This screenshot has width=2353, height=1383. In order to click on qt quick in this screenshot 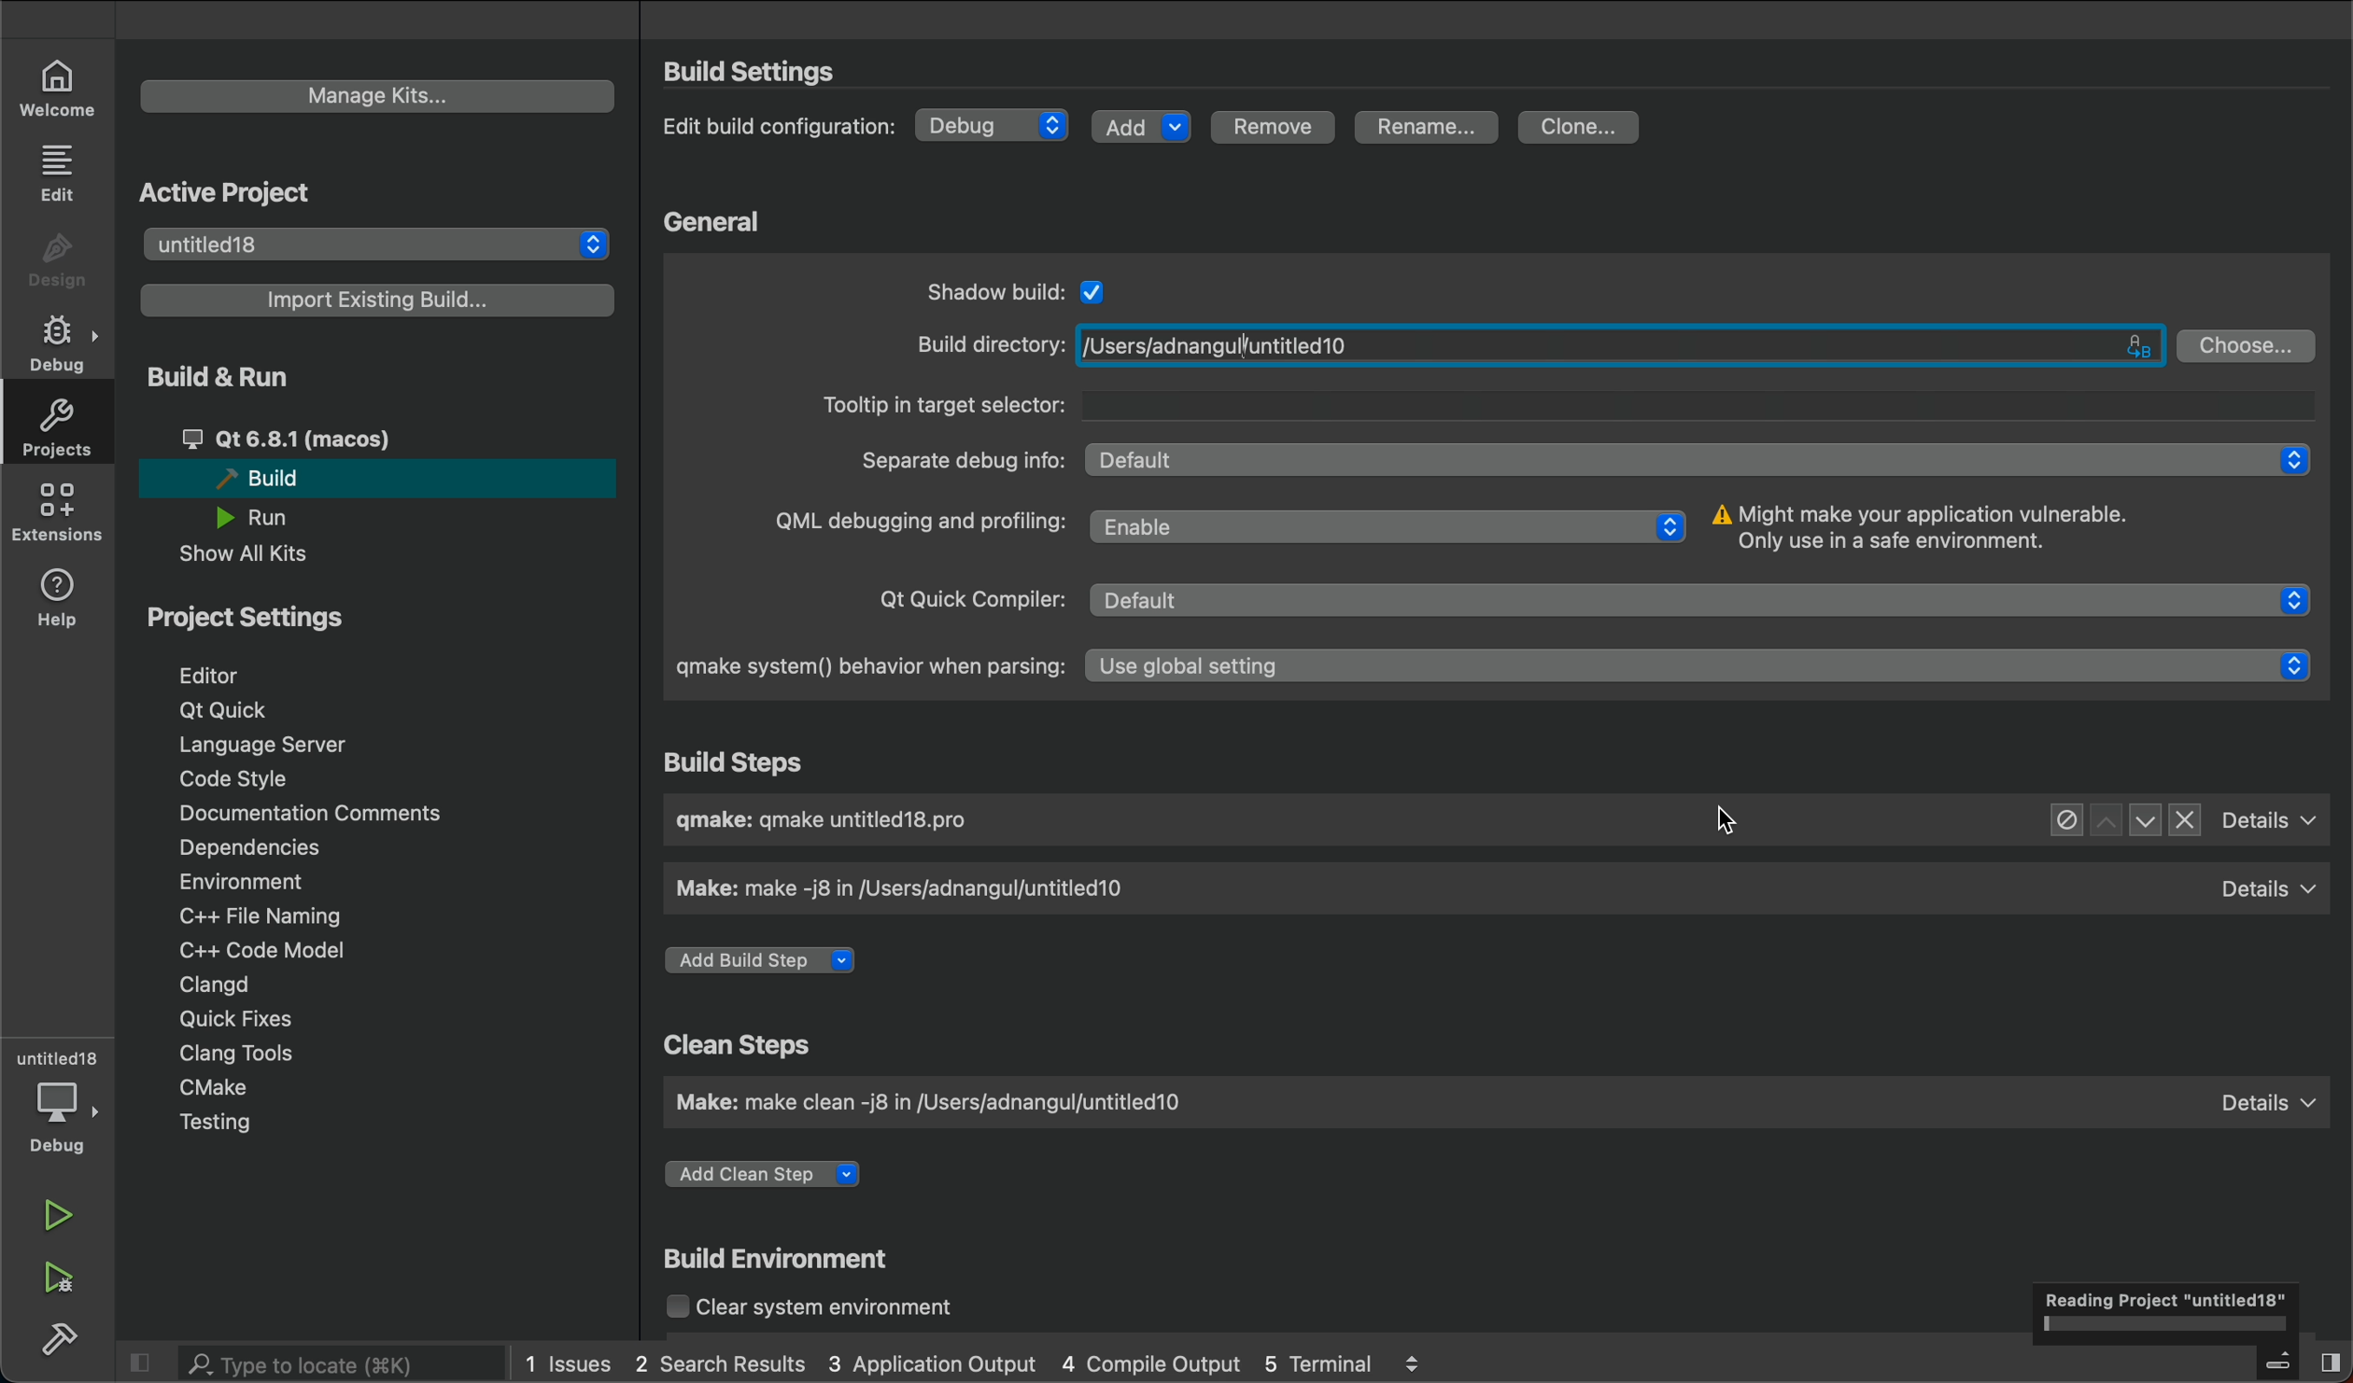, I will do `click(247, 709)`.